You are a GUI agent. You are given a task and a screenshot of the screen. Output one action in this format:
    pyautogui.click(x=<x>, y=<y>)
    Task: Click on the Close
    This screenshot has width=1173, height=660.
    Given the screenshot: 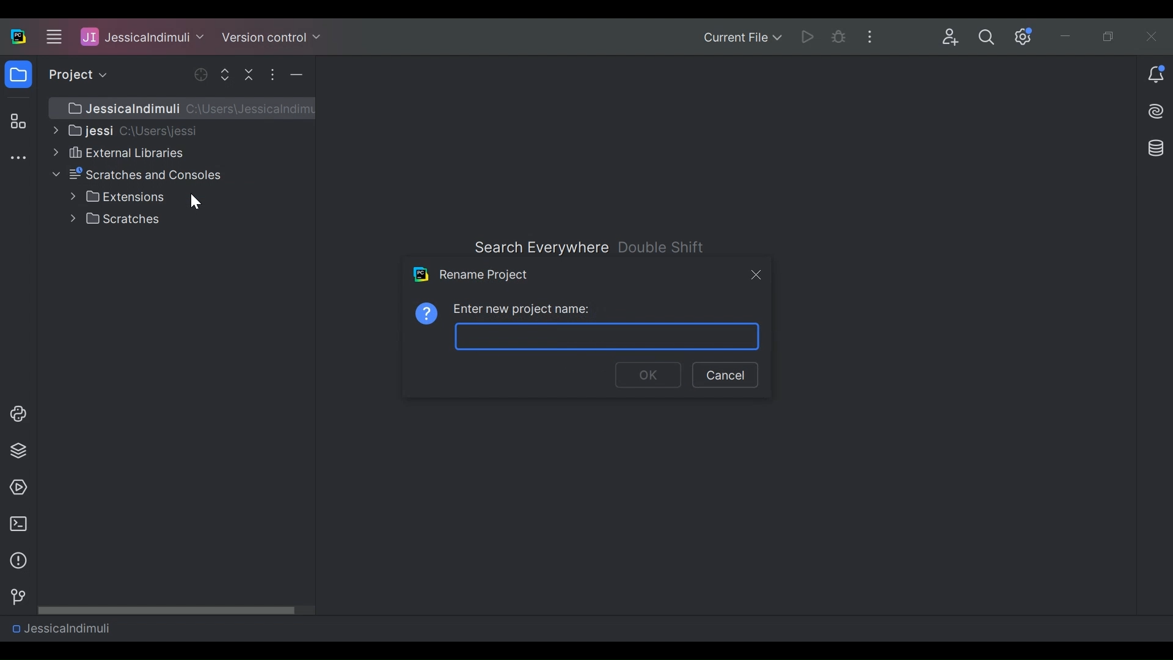 What is the action you would take?
    pyautogui.click(x=755, y=273)
    